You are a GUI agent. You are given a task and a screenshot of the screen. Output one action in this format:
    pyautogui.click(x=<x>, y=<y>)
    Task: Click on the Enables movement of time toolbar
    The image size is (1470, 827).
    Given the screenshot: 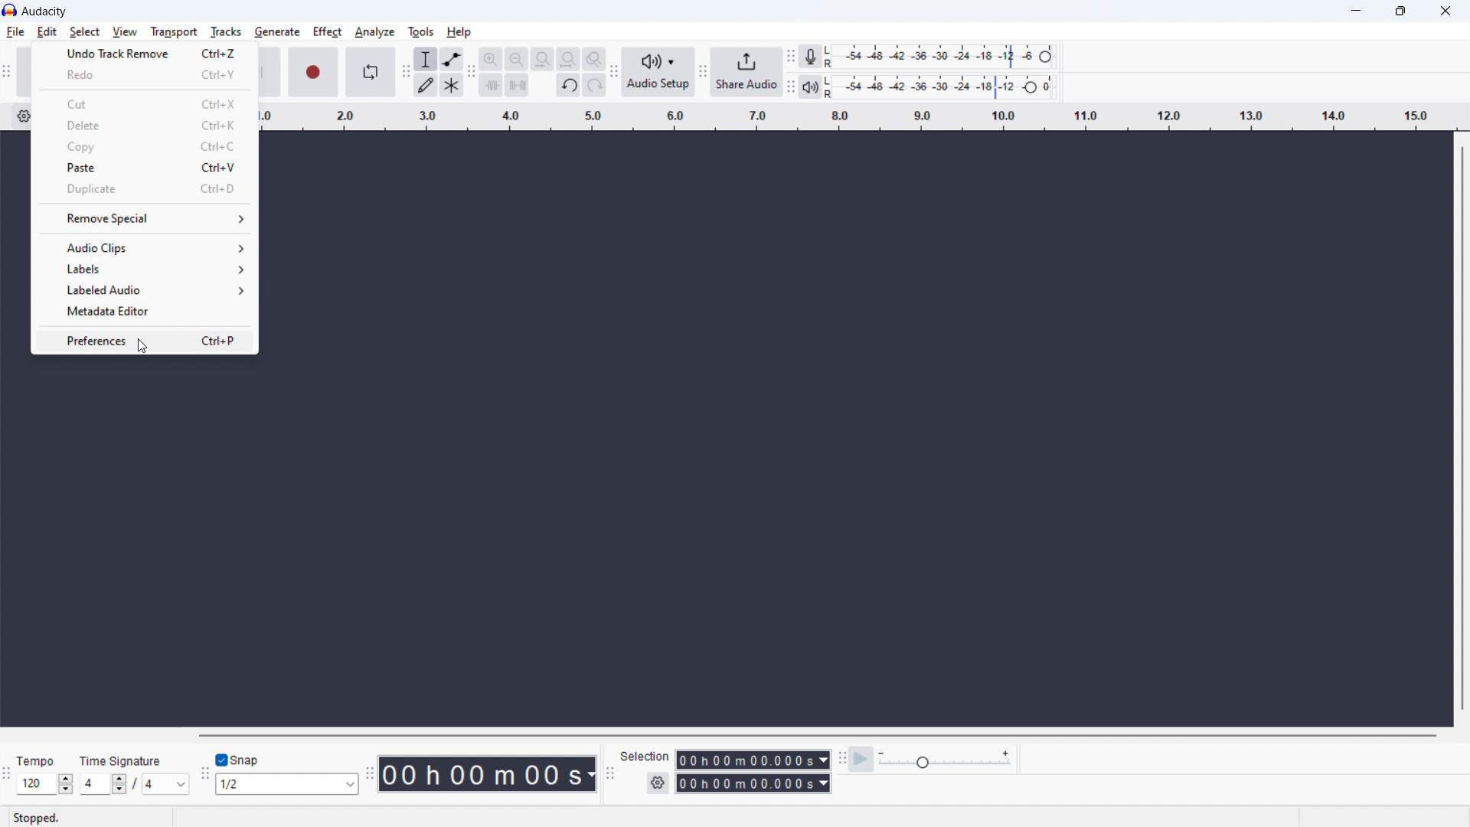 What is the action you would take?
    pyautogui.click(x=371, y=775)
    